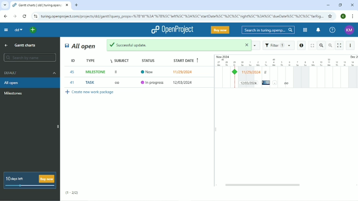 The width and height of the screenshot is (358, 201). Describe the element at coordinates (179, 45) in the screenshot. I see `Successful update.` at that location.